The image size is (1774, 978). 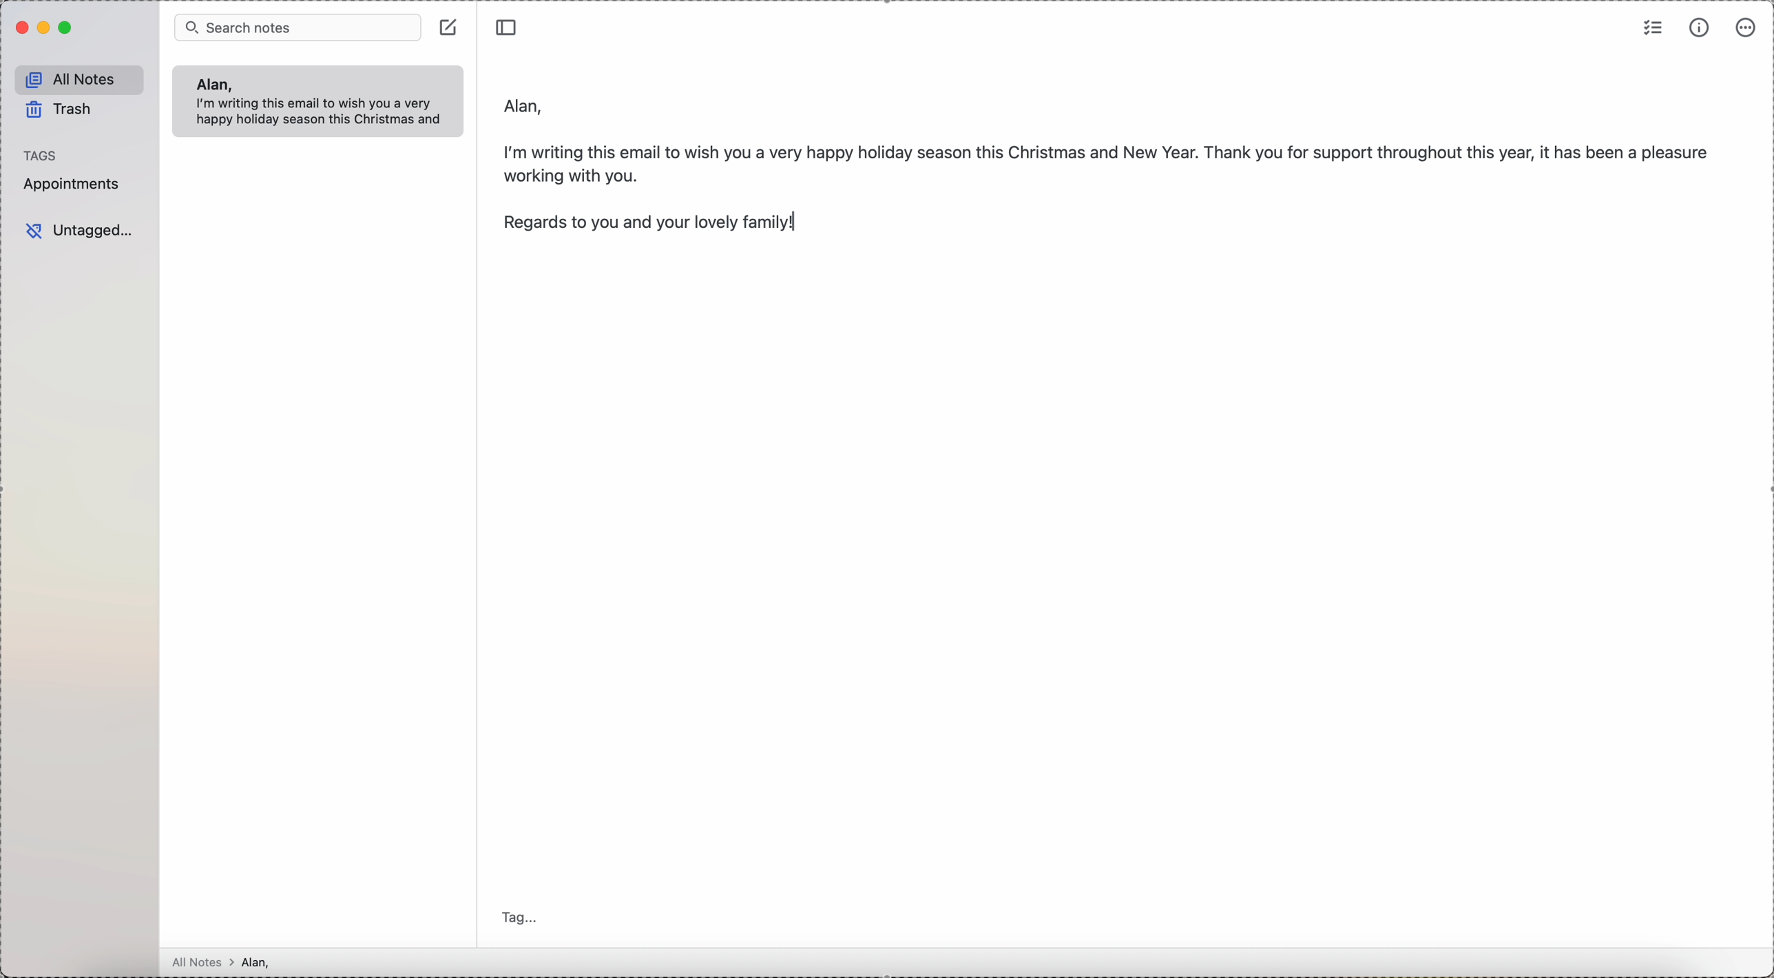 What do you see at coordinates (450, 26) in the screenshot?
I see `create note` at bounding box center [450, 26].